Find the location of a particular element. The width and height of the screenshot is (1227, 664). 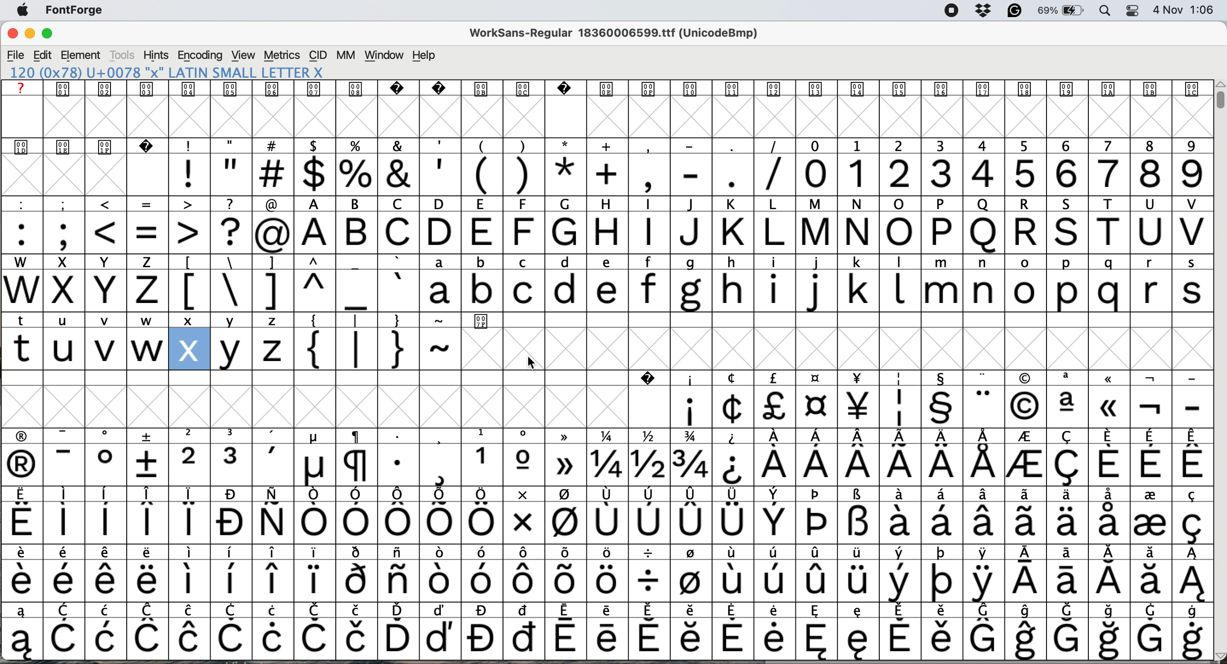

glyph grid is located at coordinates (89, 177).